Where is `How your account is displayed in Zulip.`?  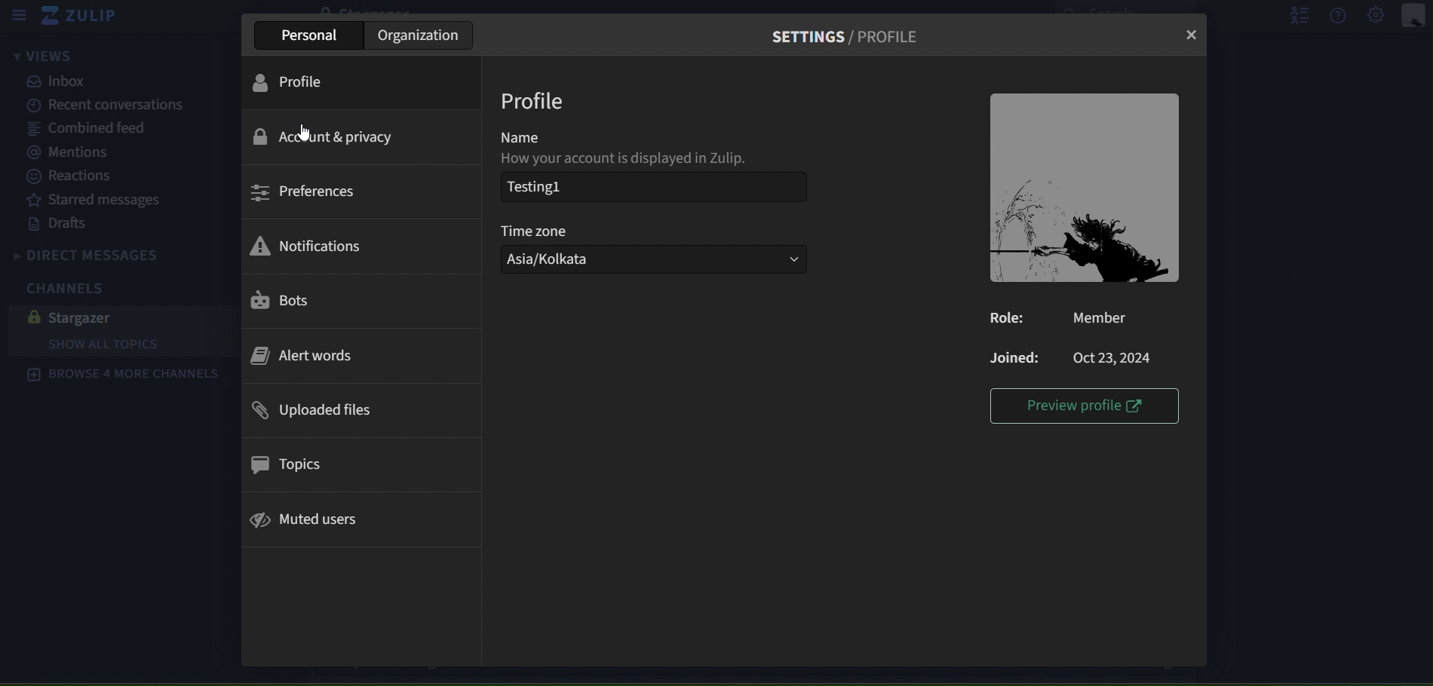 How your account is displayed in Zulip. is located at coordinates (634, 159).